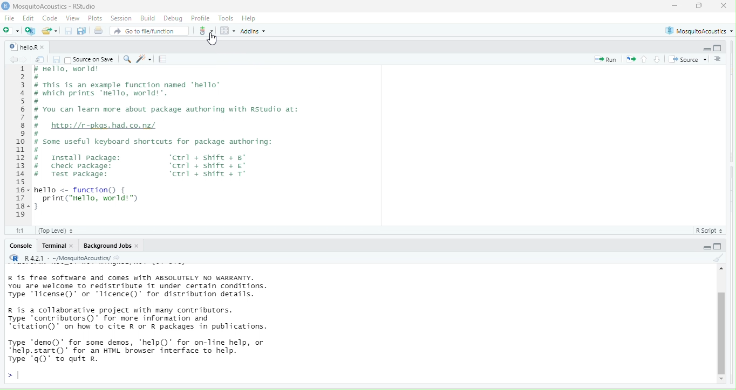  What do you see at coordinates (29, 18) in the screenshot?
I see `Edit` at bounding box center [29, 18].